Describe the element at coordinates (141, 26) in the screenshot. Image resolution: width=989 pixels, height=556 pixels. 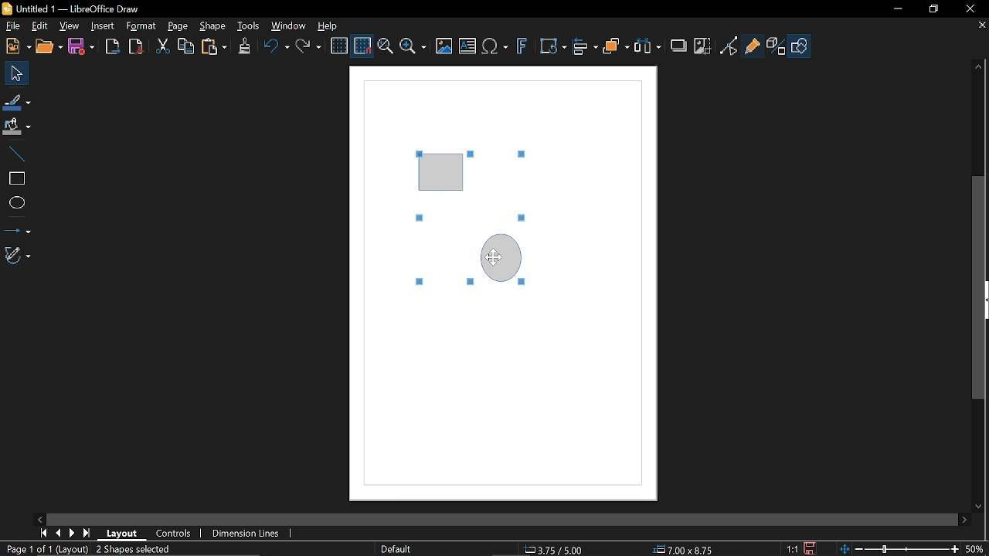
I see `Format` at that location.